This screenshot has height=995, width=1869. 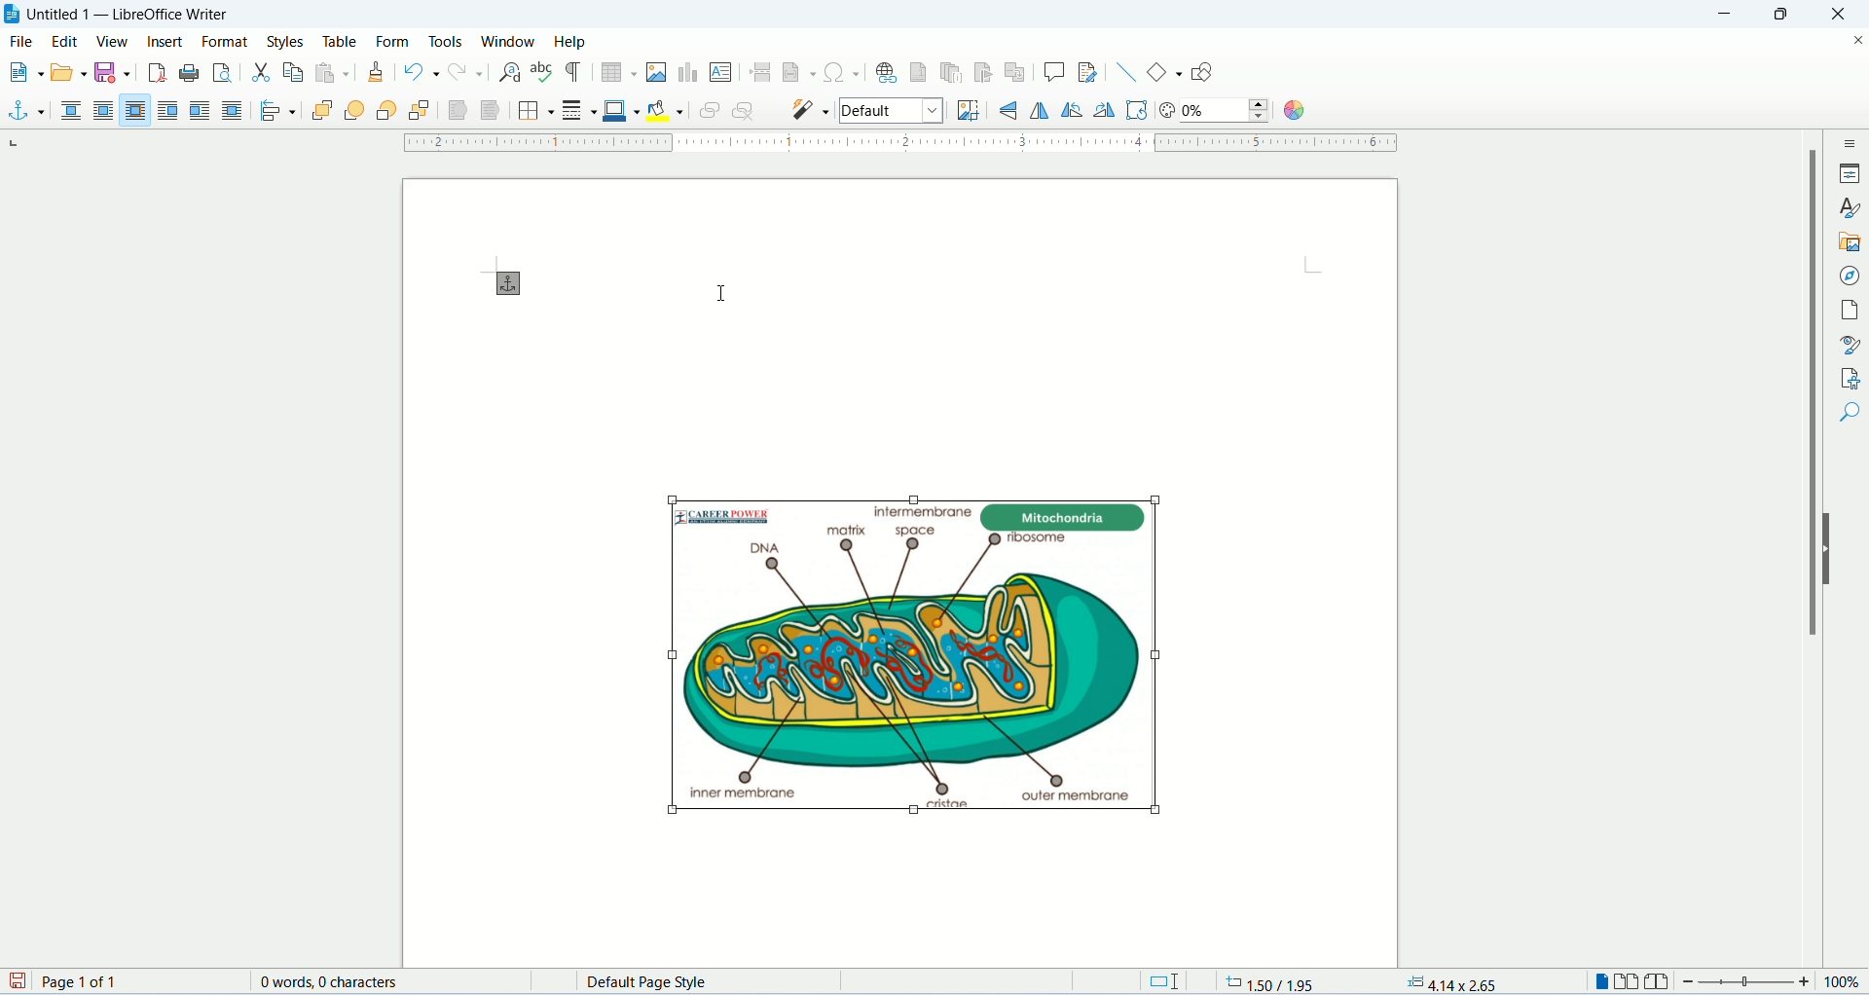 What do you see at coordinates (1167, 112) in the screenshot?
I see `transparency` at bounding box center [1167, 112].